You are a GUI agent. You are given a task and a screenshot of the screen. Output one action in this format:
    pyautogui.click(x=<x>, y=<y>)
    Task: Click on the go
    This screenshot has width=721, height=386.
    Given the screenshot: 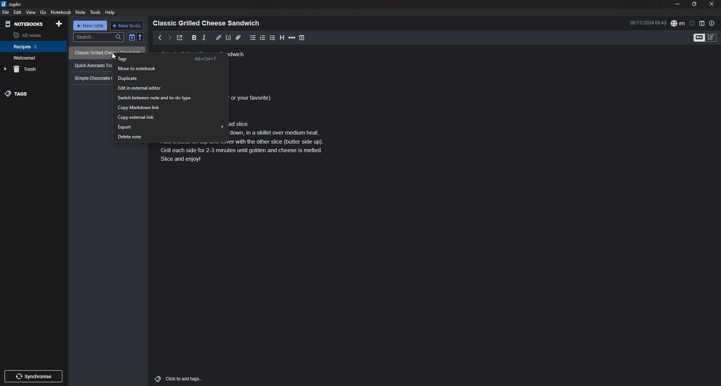 What is the action you would take?
    pyautogui.click(x=44, y=12)
    